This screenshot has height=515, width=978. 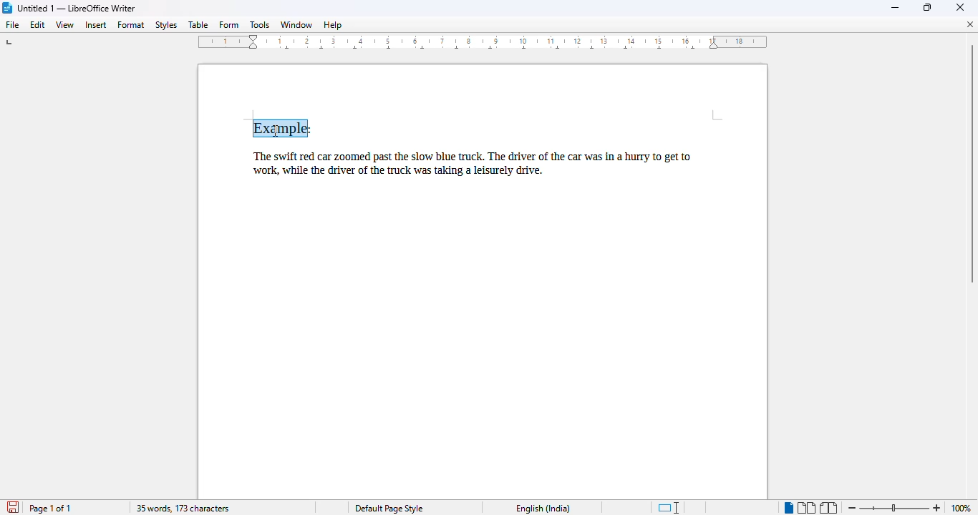 I want to click on 35 words, 173 characters, so click(x=183, y=509).